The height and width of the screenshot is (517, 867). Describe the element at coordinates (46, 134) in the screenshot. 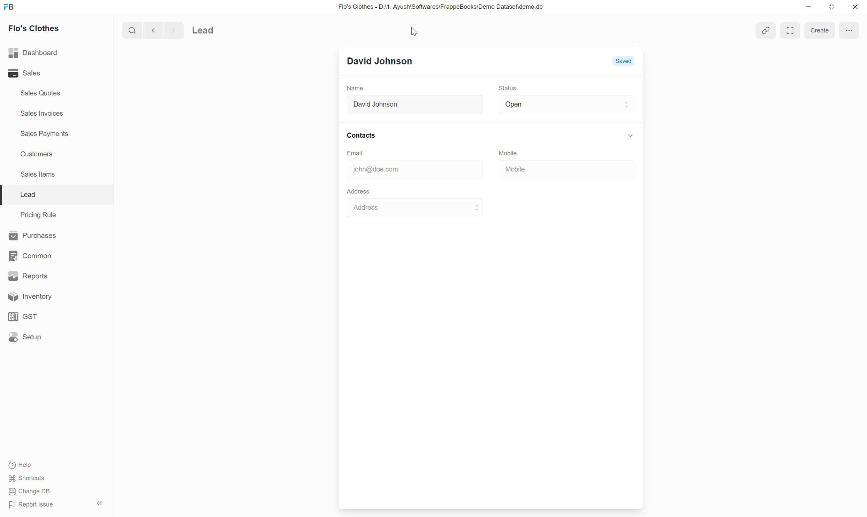

I see `Sales Payments` at that location.